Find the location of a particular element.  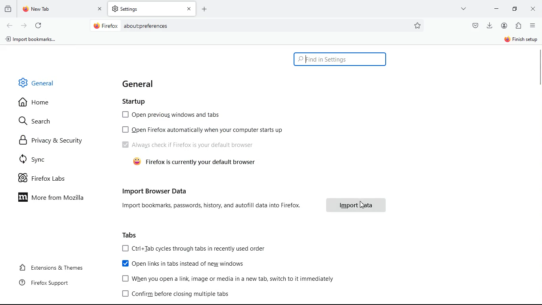

download is located at coordinates (490, 25).